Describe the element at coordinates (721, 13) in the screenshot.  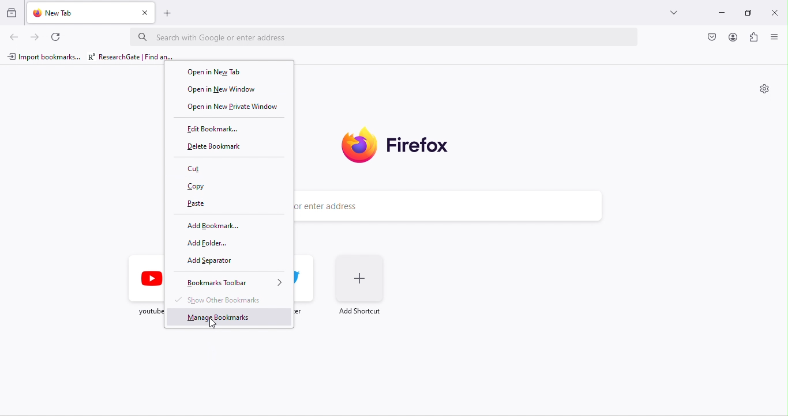
I see `minimize` at that location.